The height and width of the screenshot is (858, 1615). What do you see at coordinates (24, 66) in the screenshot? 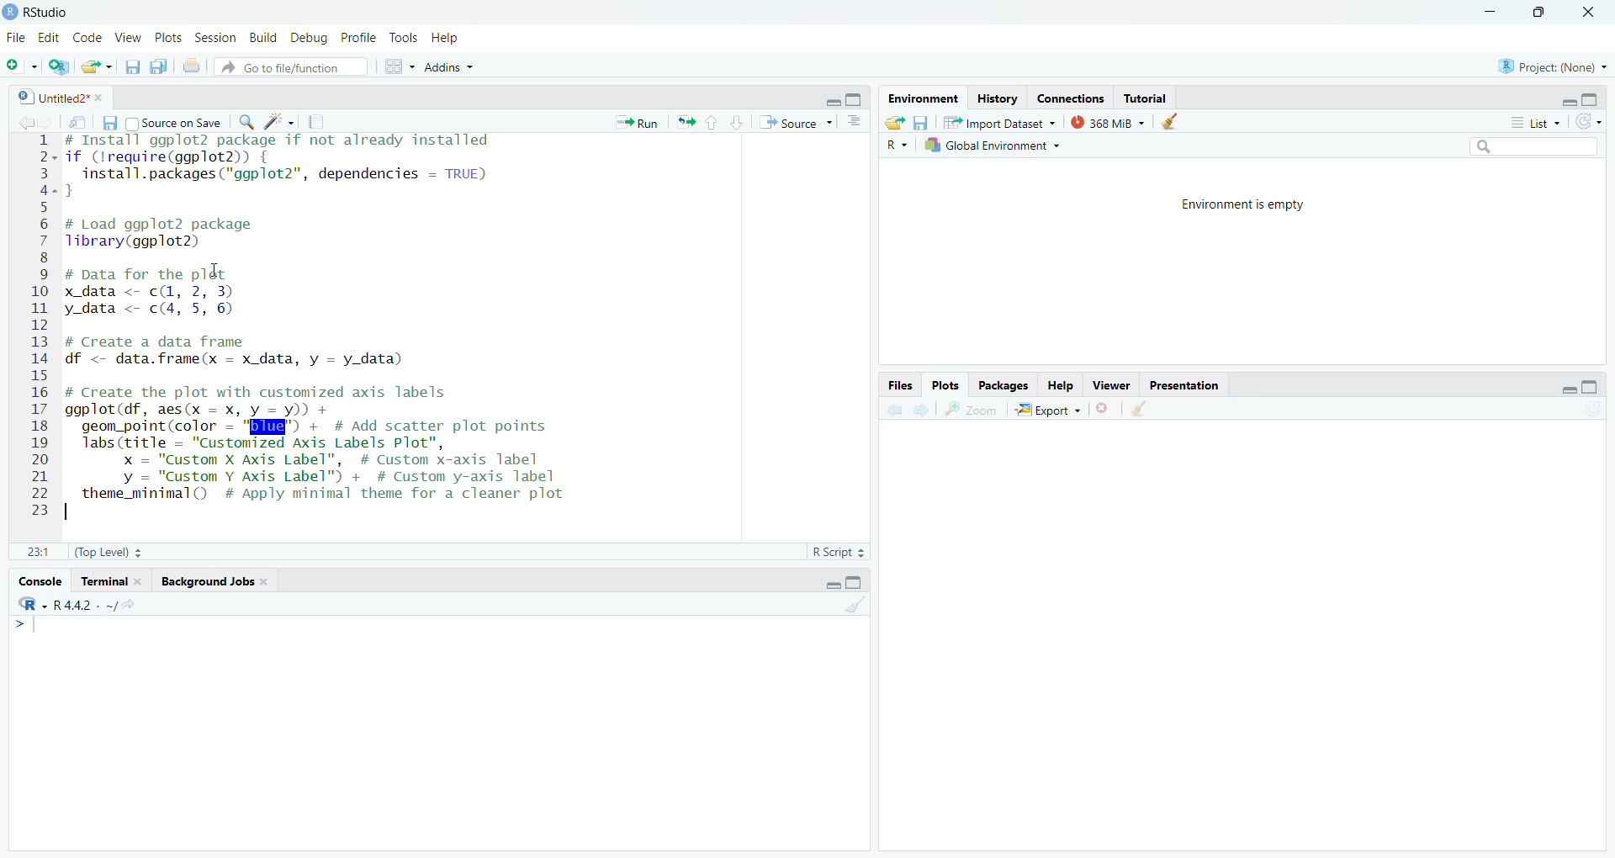
I see `add` at bounding box center [24, 66].